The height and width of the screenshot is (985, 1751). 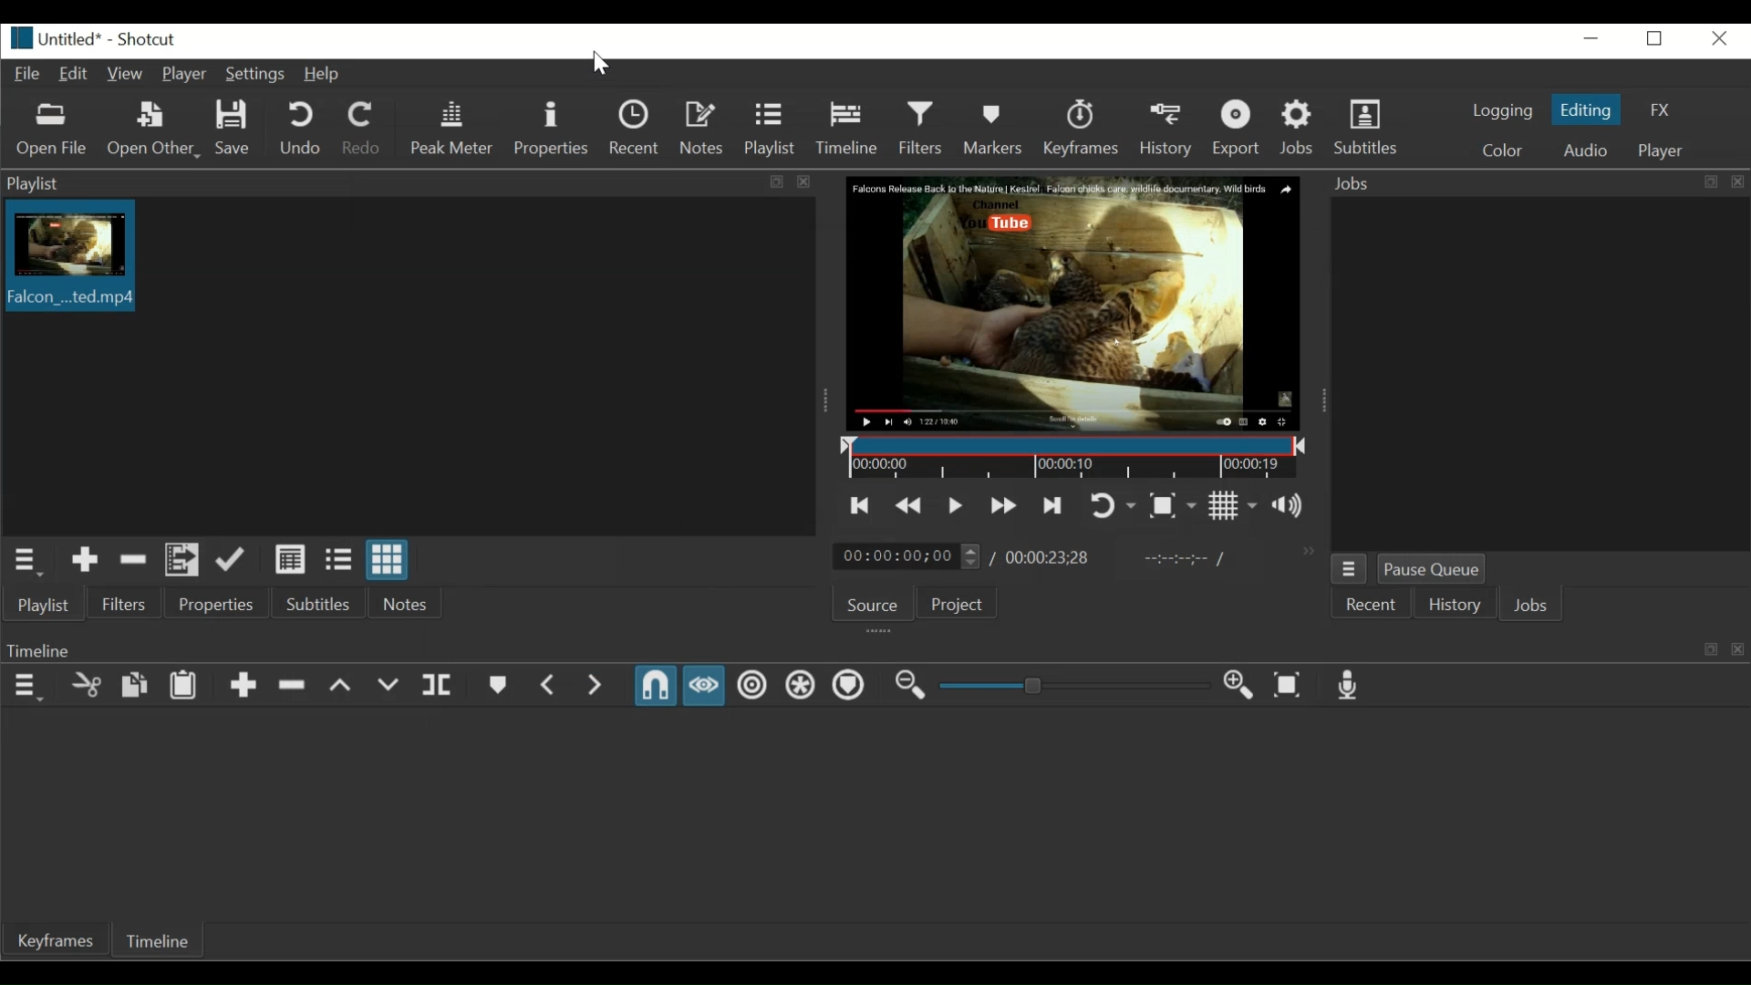 What do you see at coordinates (75, 75) in the screenshot?
I see `Edit` at bounding box center [75, 75].